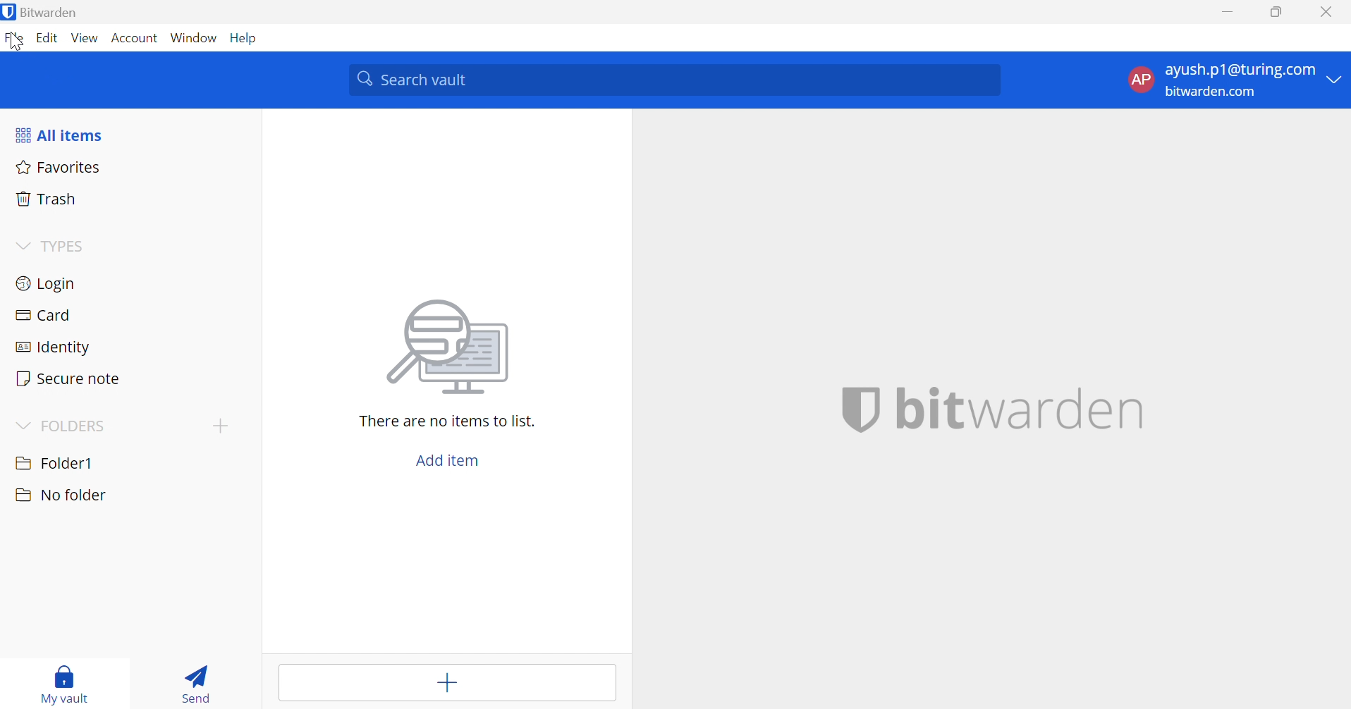  Describe the element at coordinates (1328, 12) in the screenshot. I see `Close` at that location.